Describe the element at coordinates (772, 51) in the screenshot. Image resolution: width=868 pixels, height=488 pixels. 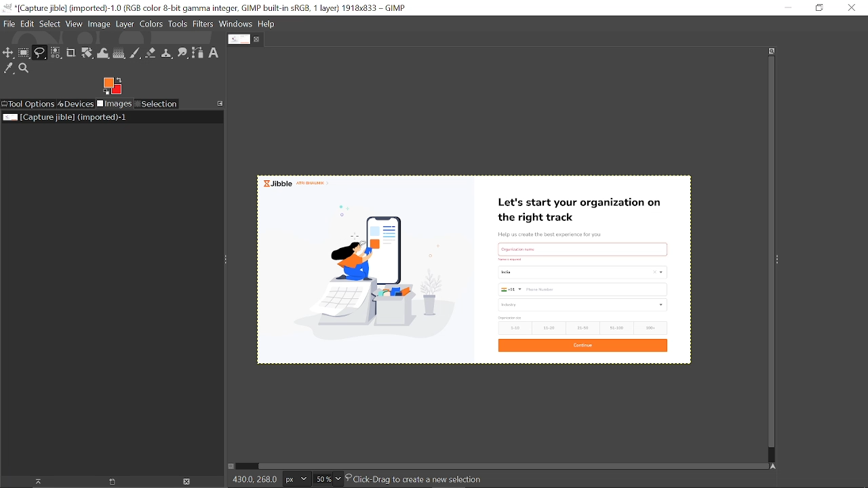
I see `Zoom when widow size changes` at that location.